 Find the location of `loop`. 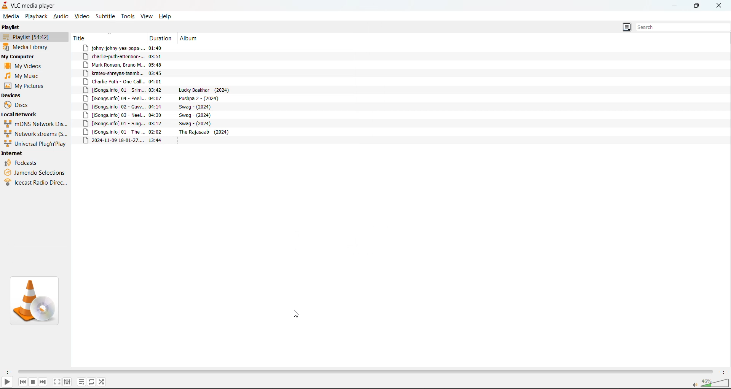

loop is located at coordinates (93, 383).